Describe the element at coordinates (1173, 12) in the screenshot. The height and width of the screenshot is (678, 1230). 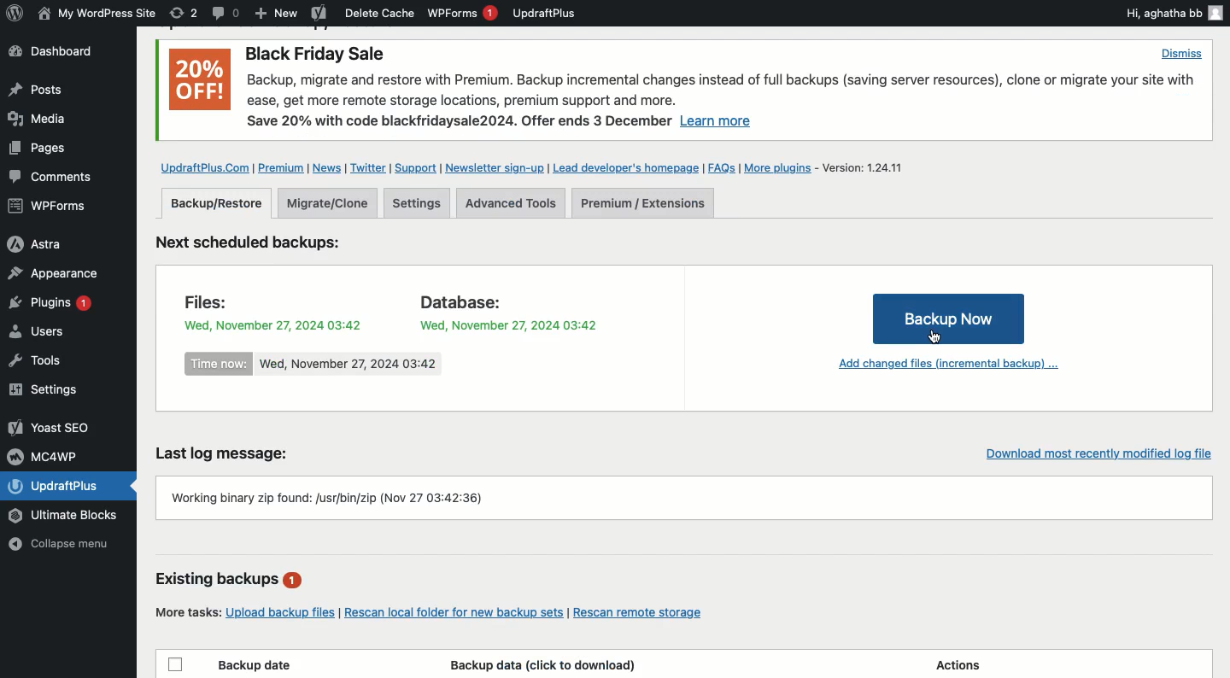
I see `Hi, aghatha bb` at that location.